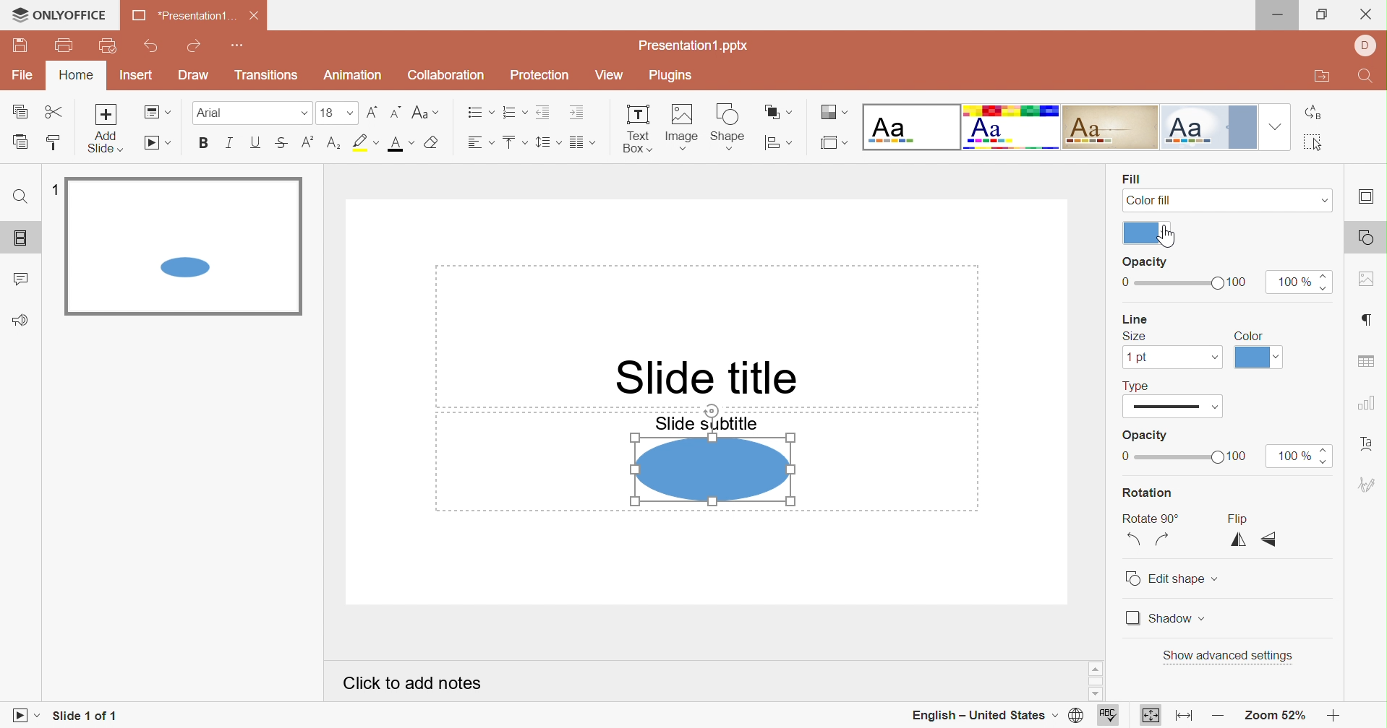 The height and width of the screenshot is (728, 1387). Describe the element at coordinates (575, 113) in the screenshot. I see `Increase Indent` at that location.